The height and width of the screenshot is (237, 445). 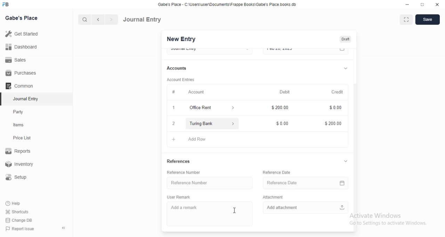 I want to click on Help, so click(x=14, y=203).